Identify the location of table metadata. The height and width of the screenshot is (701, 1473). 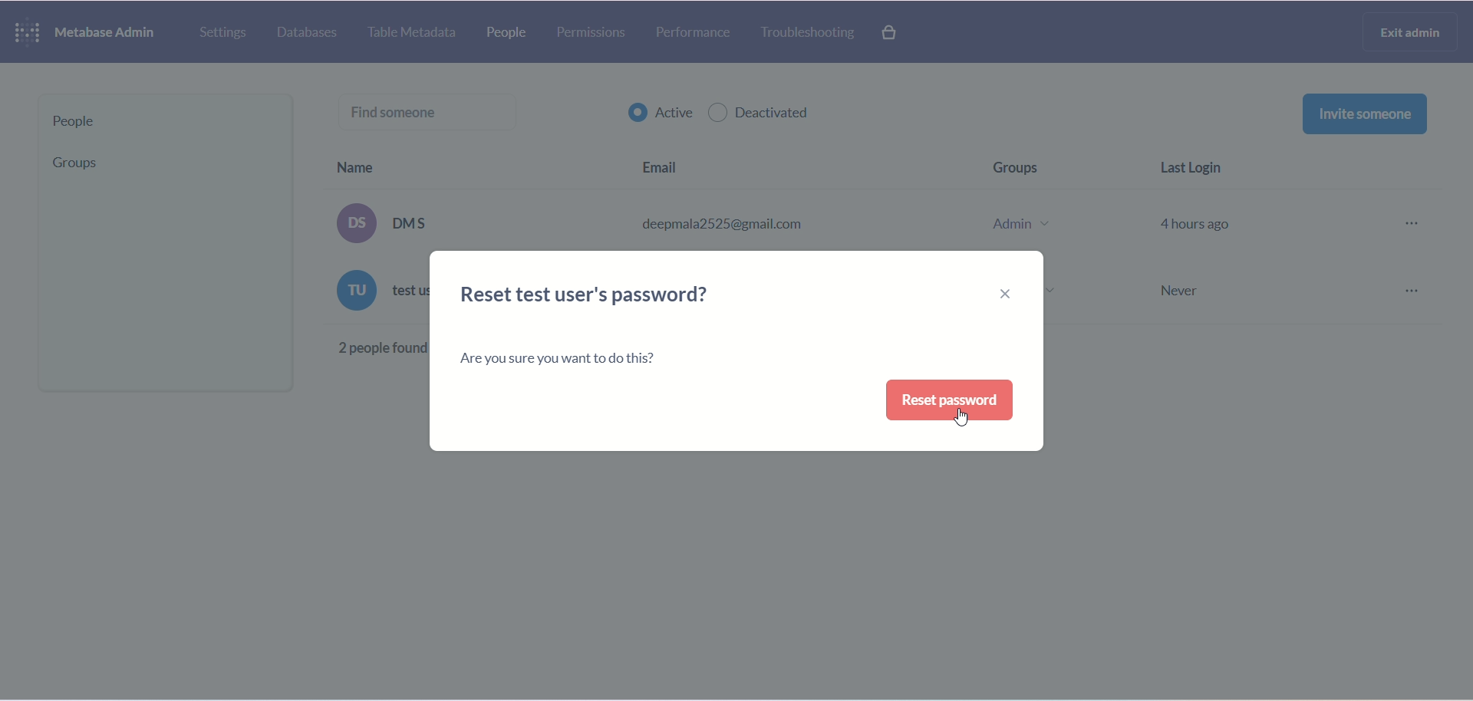
(415, 33).